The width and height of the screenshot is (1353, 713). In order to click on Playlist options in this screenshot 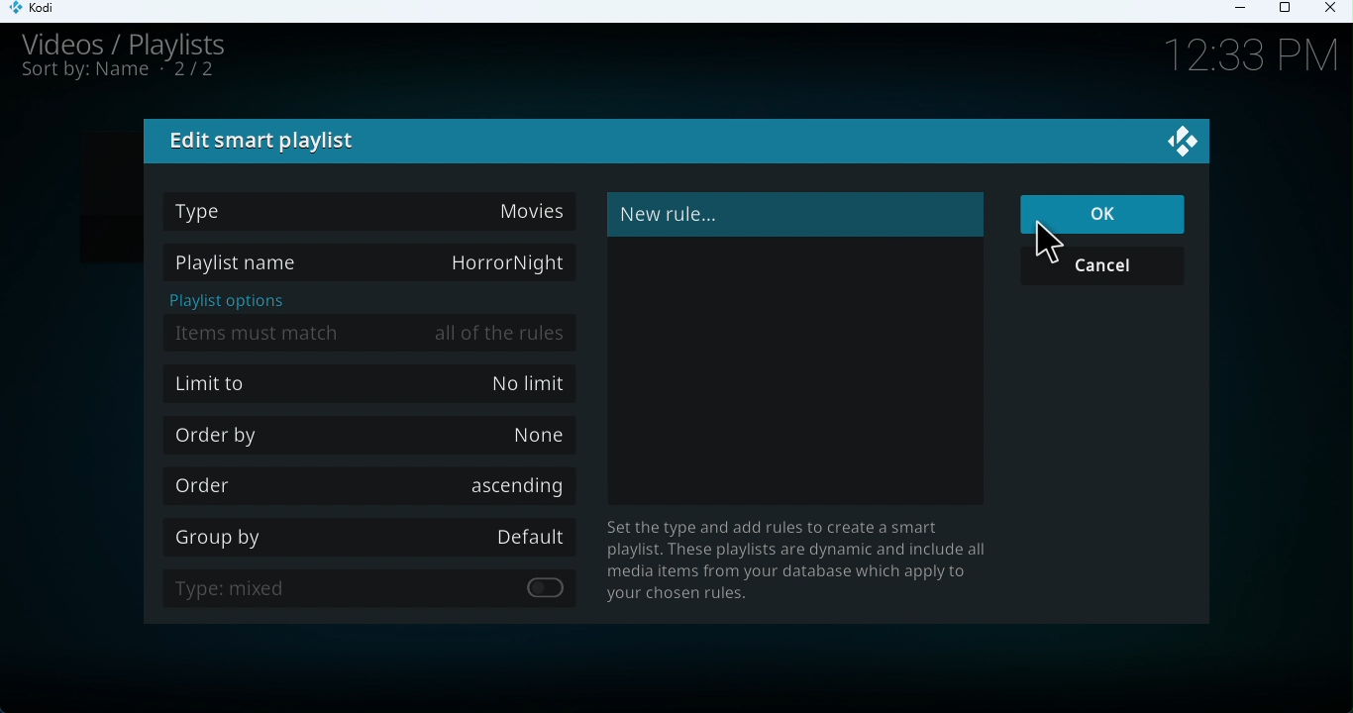, I will do `click(231, 301)`.